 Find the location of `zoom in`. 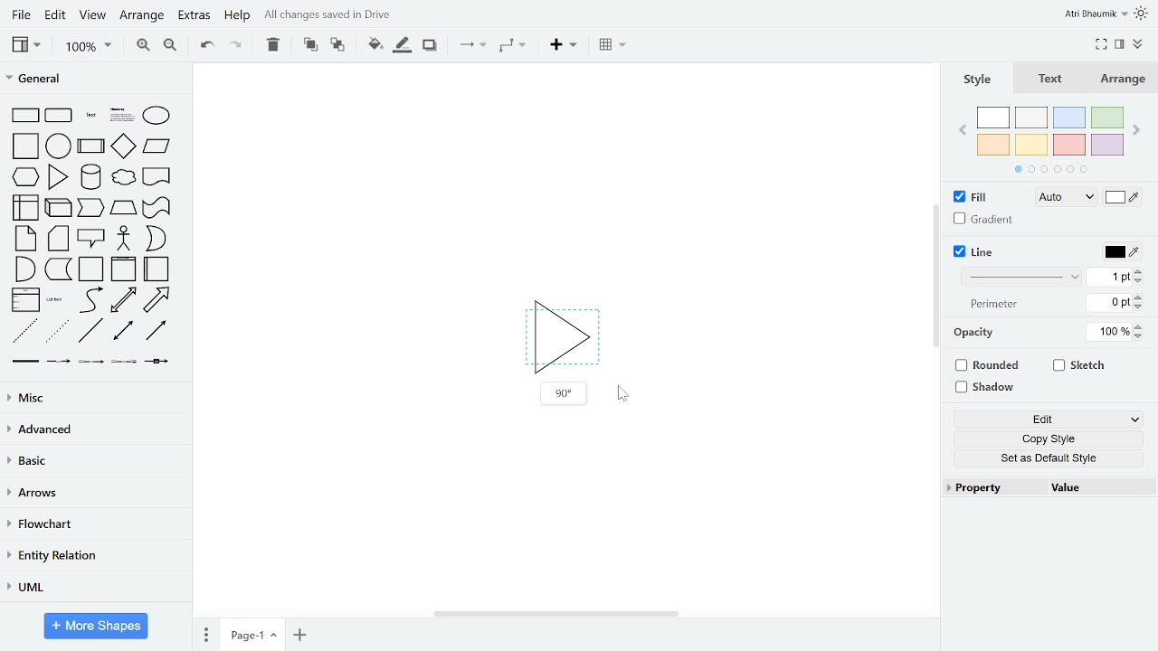

zoom in is located at coordinates (145, 46).